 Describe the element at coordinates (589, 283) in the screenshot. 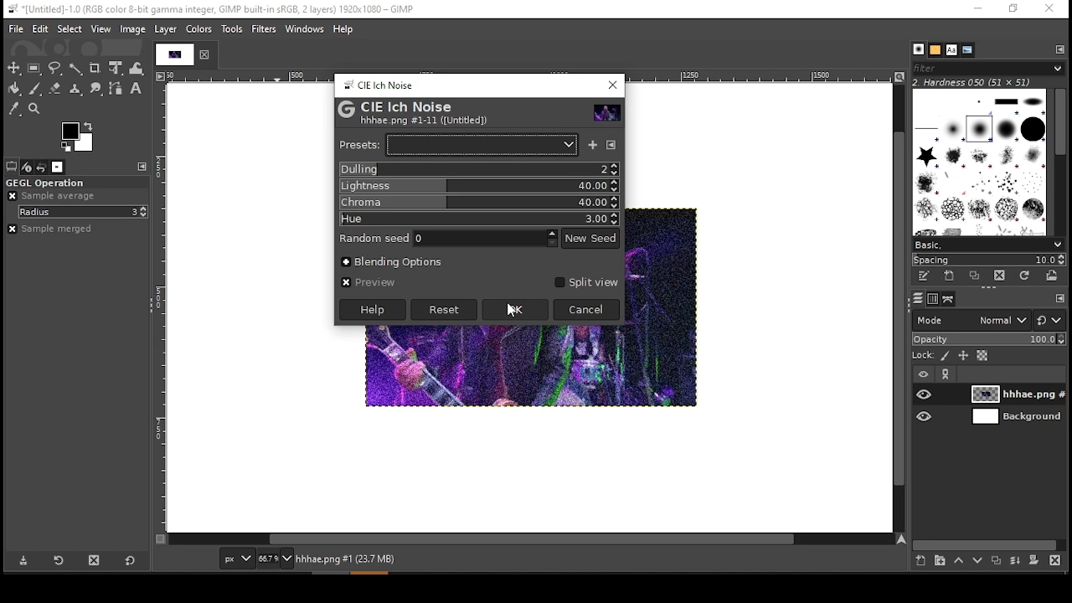

I see `split view` at that location.